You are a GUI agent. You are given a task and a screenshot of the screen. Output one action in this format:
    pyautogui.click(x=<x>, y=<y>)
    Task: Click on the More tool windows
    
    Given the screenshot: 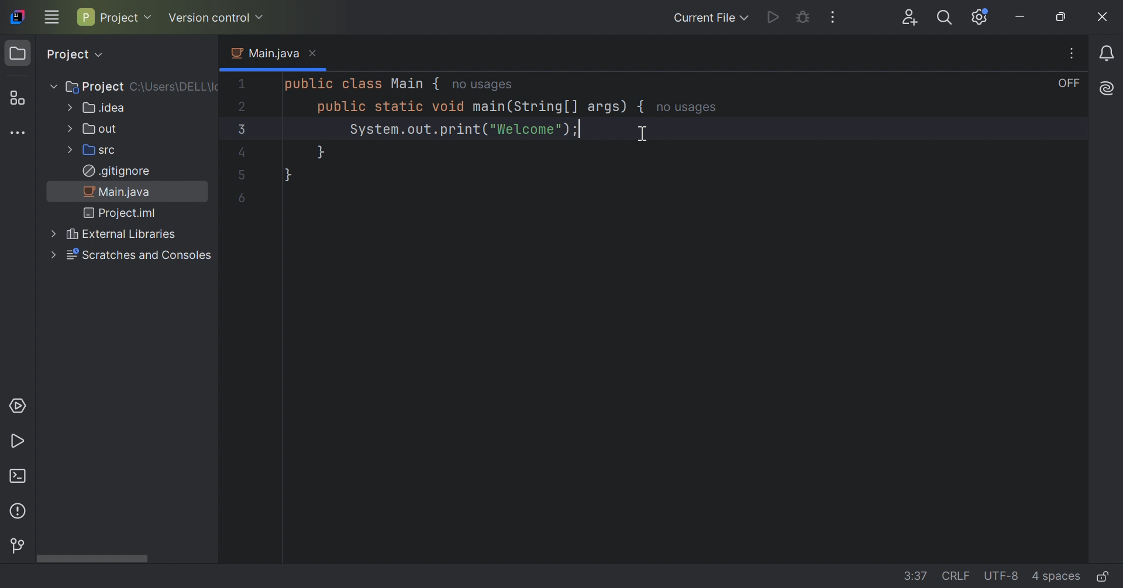 What is the action you would take?
    pyautogui.click(x=21, y=134)
    